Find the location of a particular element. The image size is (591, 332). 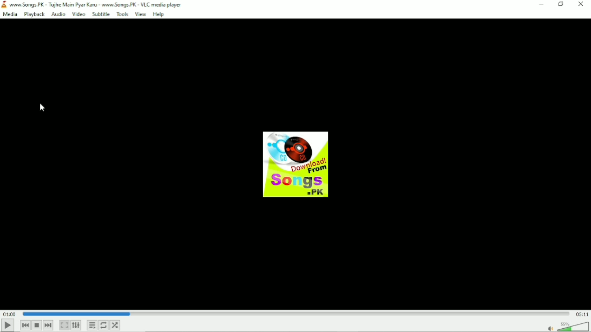

Tools is located at coordinates (122, 14).